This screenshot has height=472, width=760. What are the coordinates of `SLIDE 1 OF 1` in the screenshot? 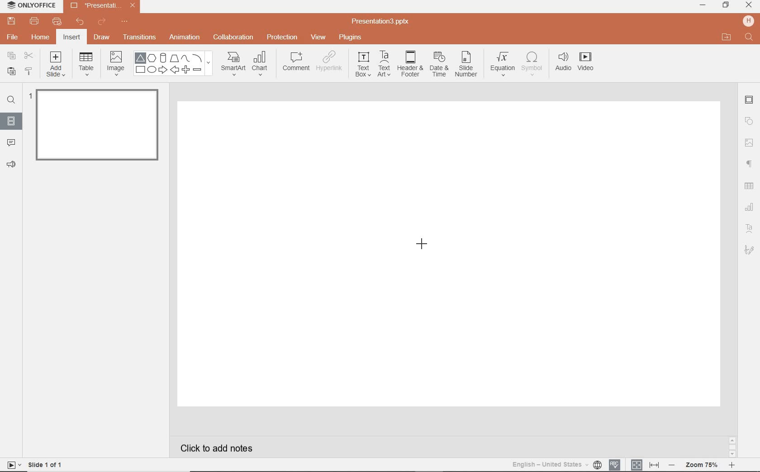 It's located at (47, 464).